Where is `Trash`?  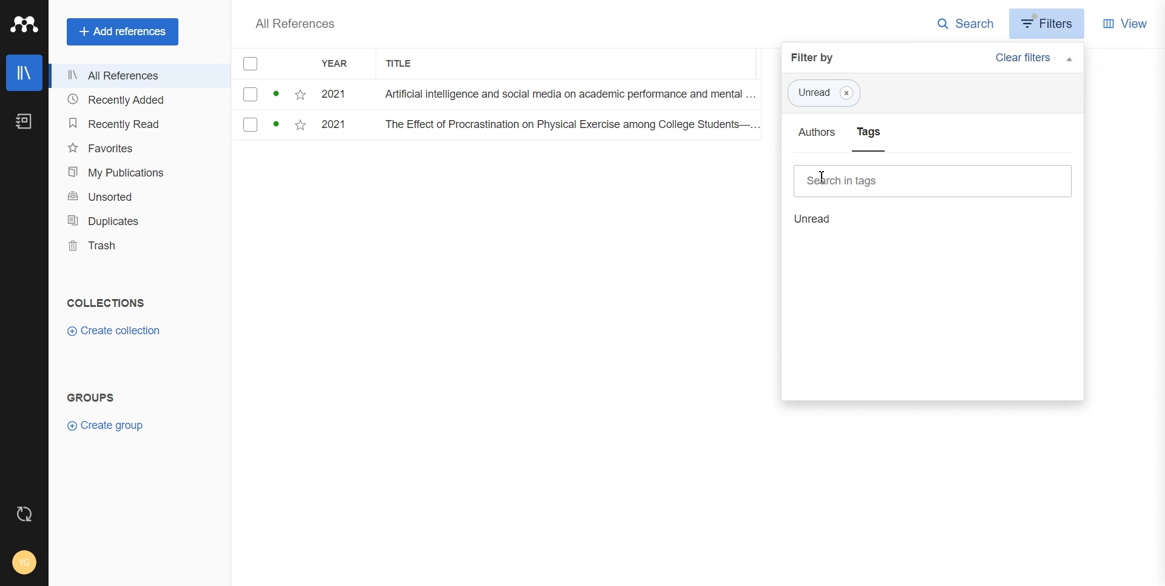 Trash is located at coordinates (139, 246).